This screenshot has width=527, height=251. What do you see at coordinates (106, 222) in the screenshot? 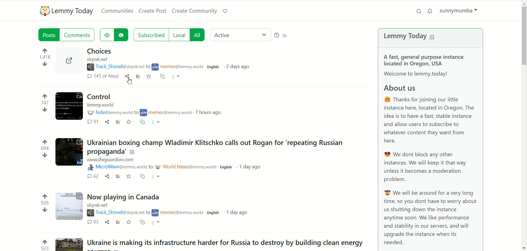
I see `share` at bounding box center [106, 222].